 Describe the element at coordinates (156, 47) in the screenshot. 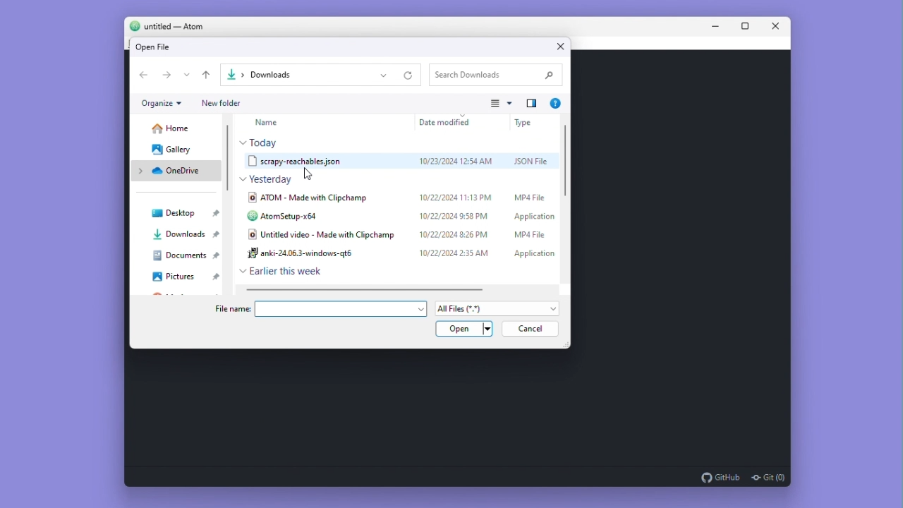

I see `Open file` at that location.